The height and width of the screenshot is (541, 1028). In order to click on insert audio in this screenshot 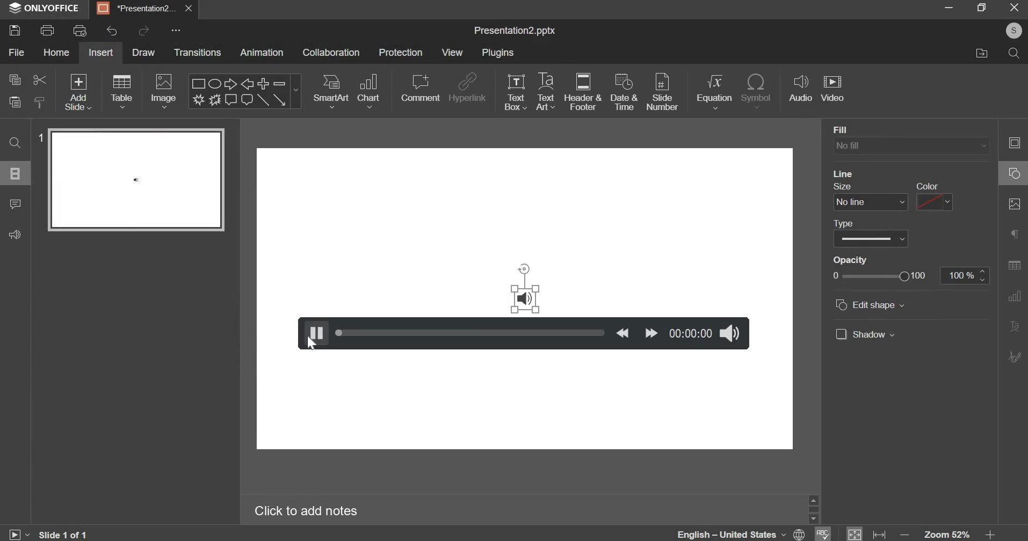, I will do `click(801, 90)`.